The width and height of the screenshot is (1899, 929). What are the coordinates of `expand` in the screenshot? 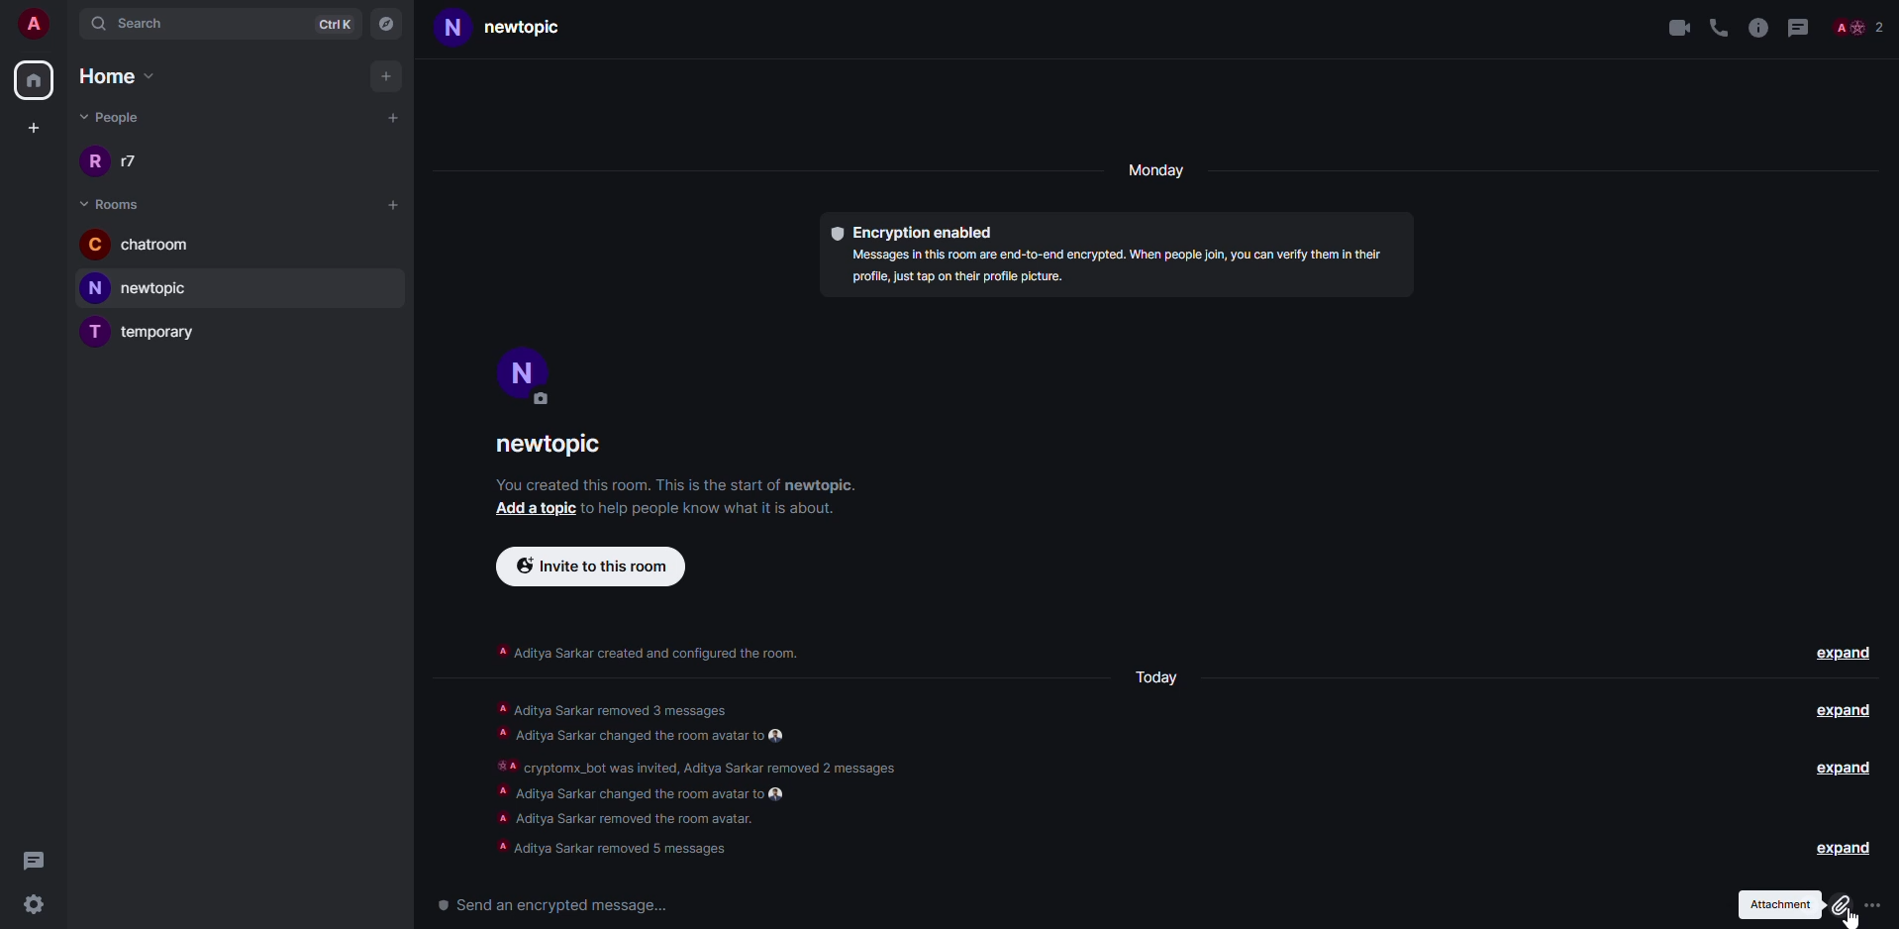 It's located at (1840, 850).